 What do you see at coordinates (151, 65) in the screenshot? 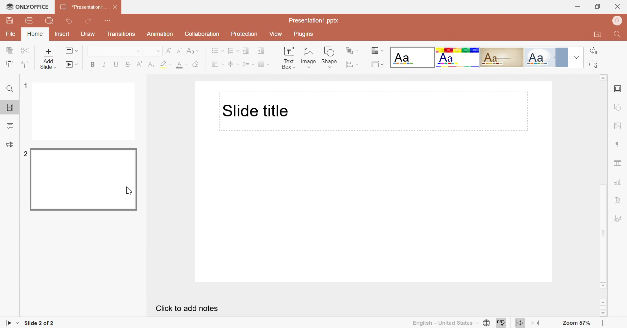
I see `Subscript` at bounding box center [151, 65].